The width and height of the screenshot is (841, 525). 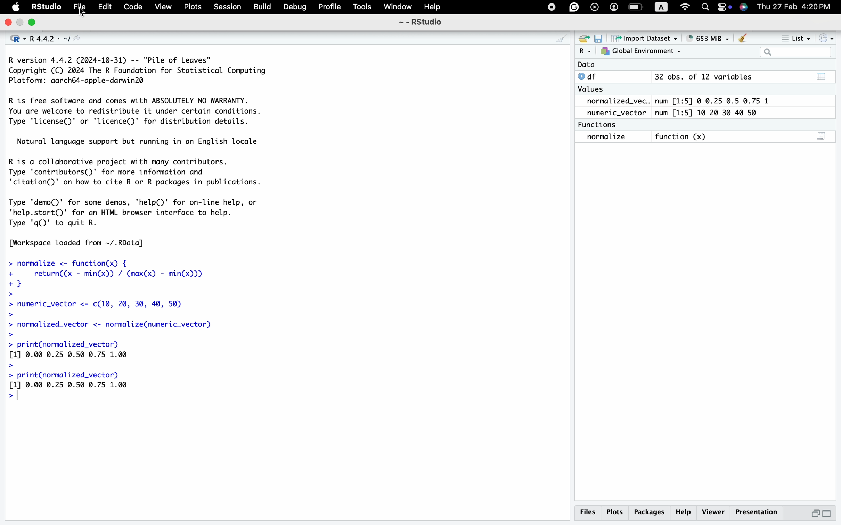 I want to click on Code, so click(x=145, y=228).